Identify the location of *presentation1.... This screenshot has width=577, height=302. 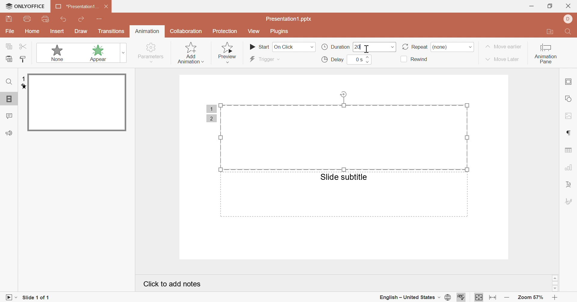
(76, 6).